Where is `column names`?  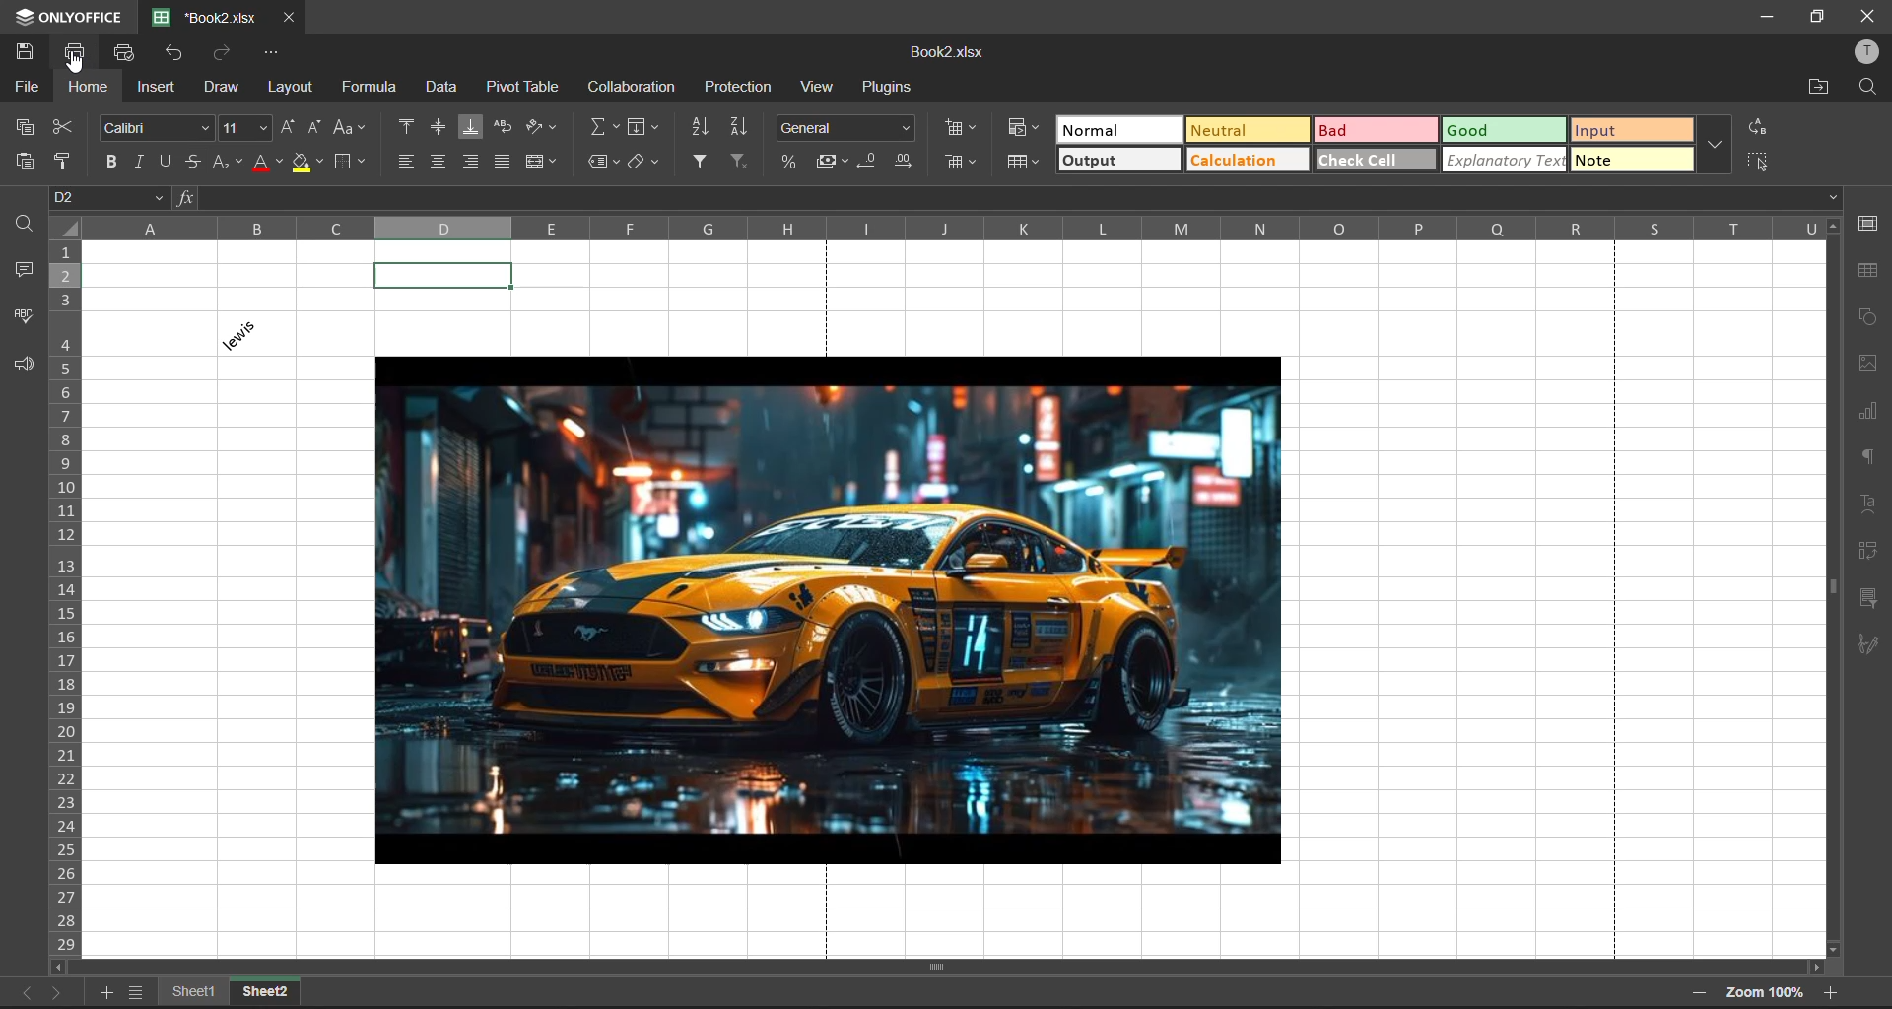
column names is located at coordinates (967, 227).